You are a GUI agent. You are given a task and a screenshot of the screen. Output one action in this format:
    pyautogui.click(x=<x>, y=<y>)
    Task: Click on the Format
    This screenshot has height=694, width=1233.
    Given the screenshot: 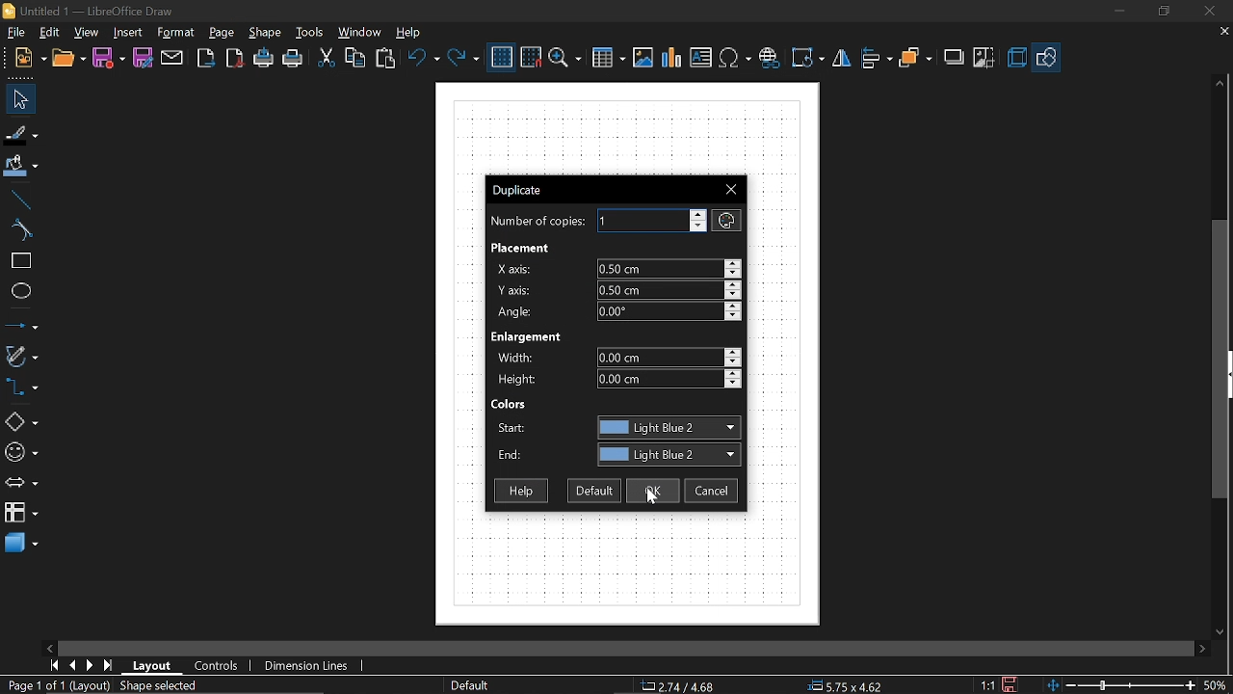 What is the action you would take?
    pyautogui.click(x=175, y=34)
    